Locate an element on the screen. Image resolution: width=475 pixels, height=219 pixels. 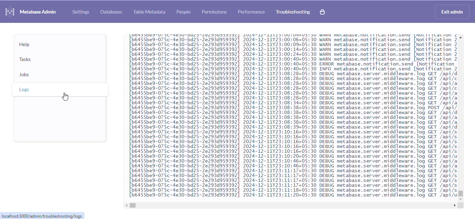
system logs is located at coordinates (290, 116).